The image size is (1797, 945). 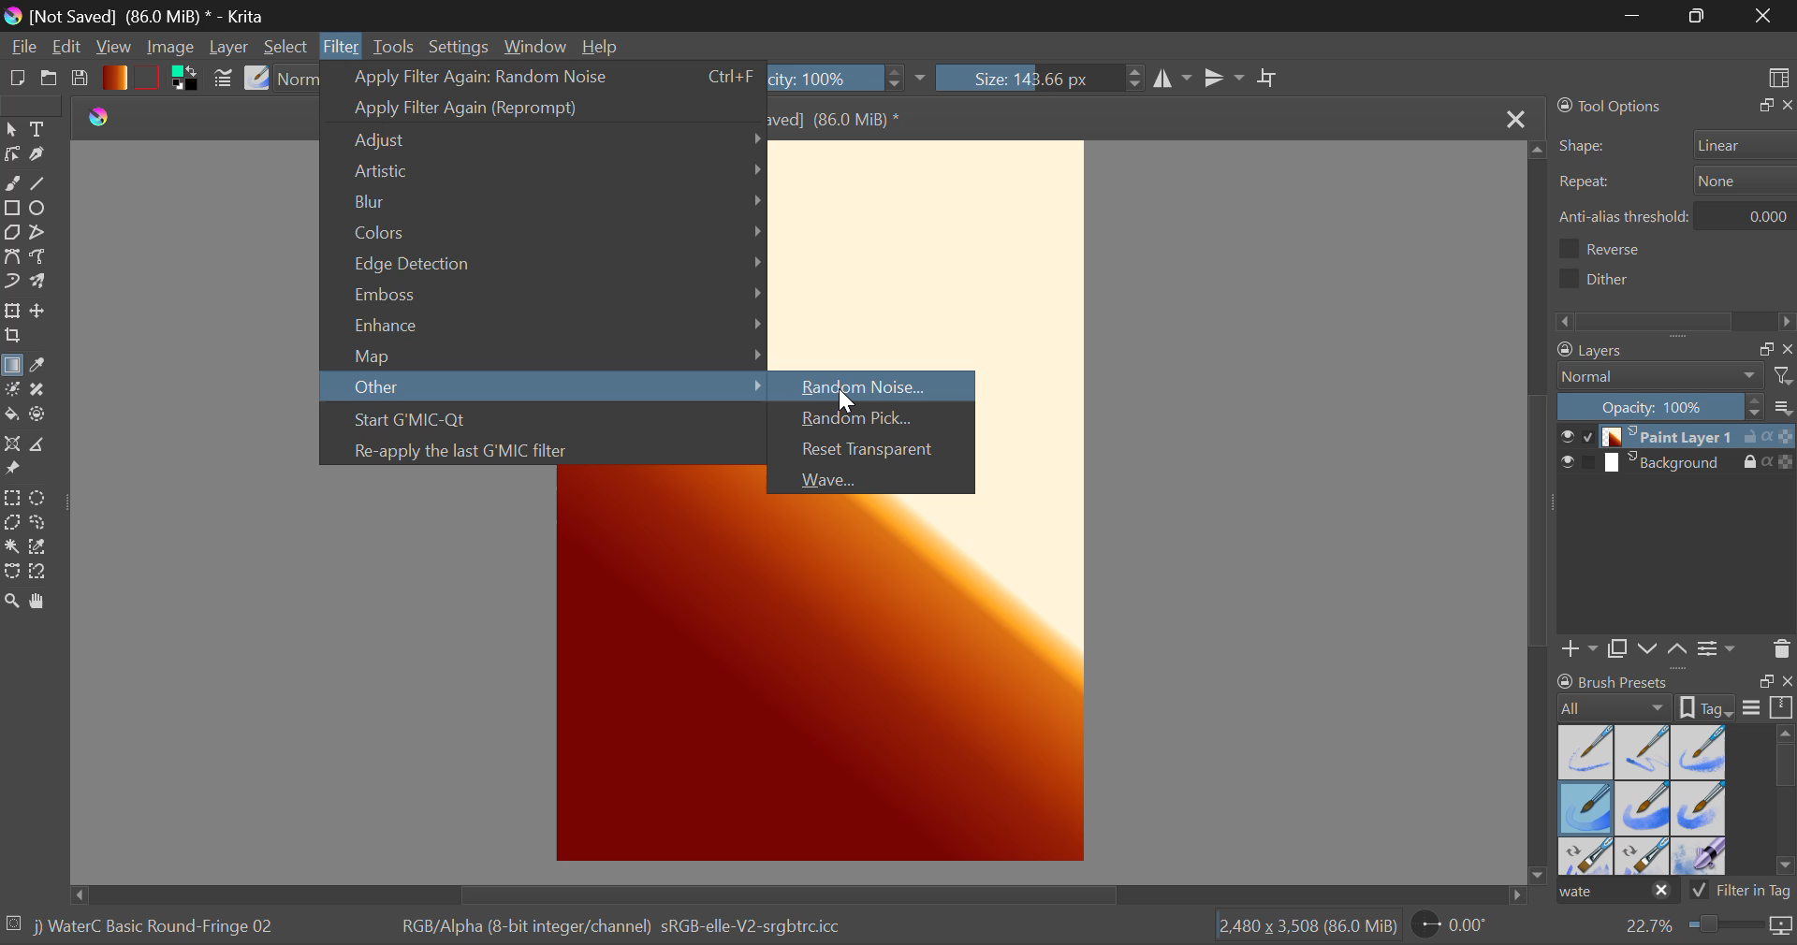 What do you see at coordinates (11, 549) in the screenshot?
I see `Continuous Selection` at bounding box center [11, 549].